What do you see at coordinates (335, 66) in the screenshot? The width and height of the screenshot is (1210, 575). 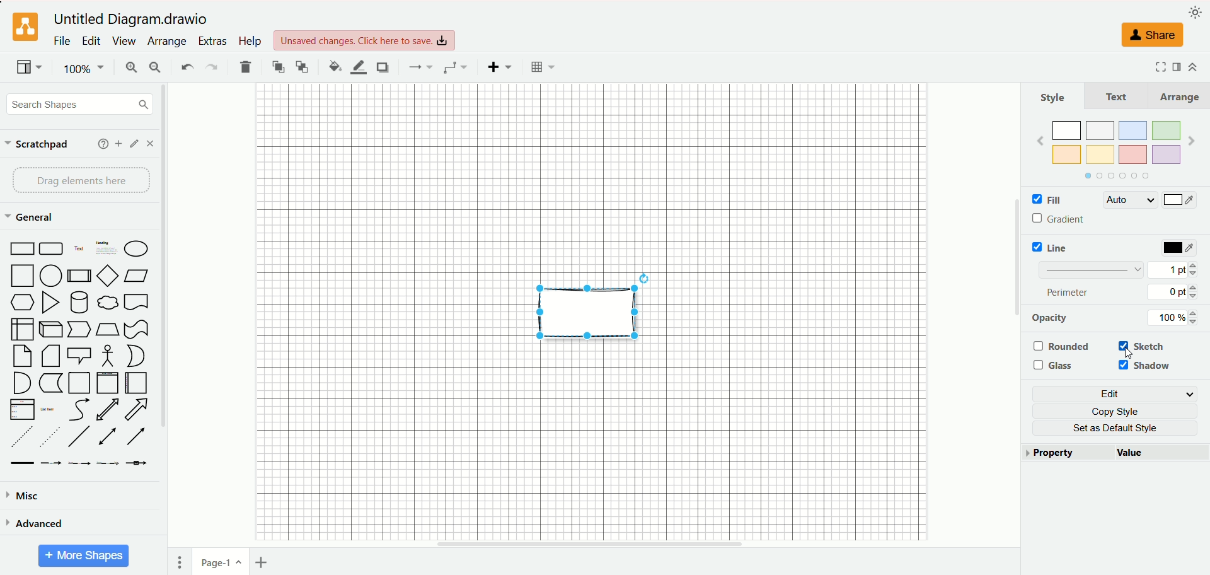 I see `fill color` at bounding box center [335, 66].